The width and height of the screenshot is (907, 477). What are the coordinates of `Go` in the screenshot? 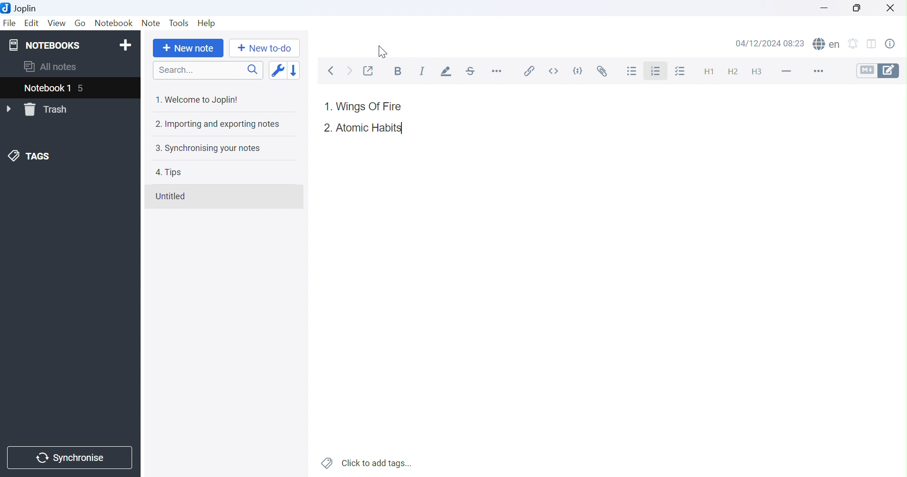 It's located at (81, 24).